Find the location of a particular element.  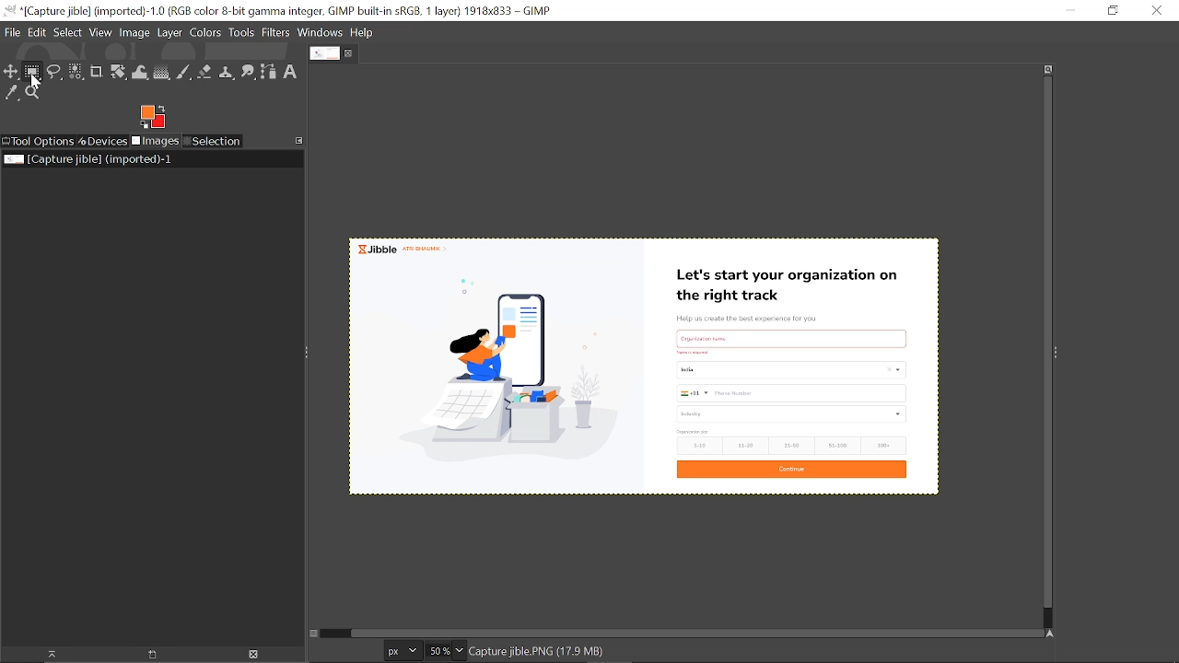

Close  is located at coordinates (1158, 10).